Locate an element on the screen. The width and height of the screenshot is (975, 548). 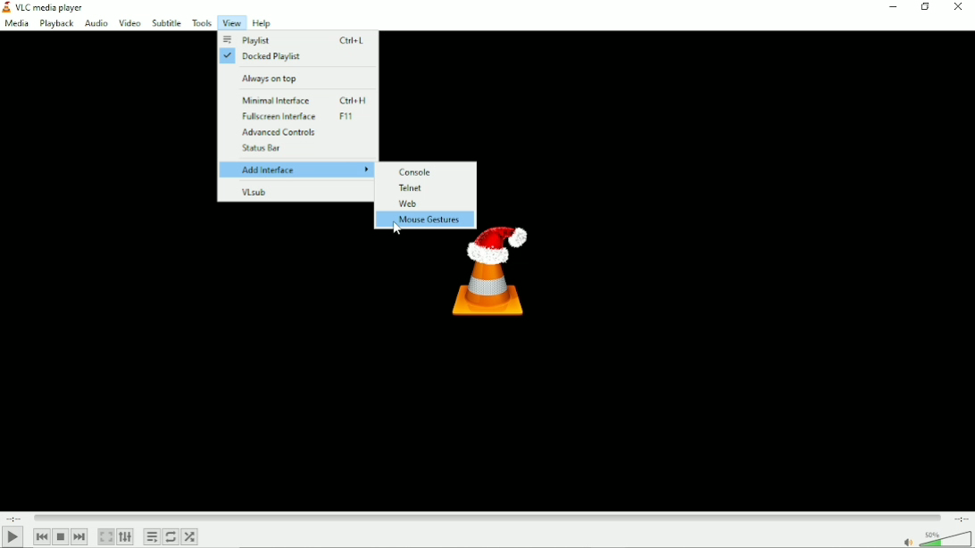
Video is located at coordinates (129, 23).